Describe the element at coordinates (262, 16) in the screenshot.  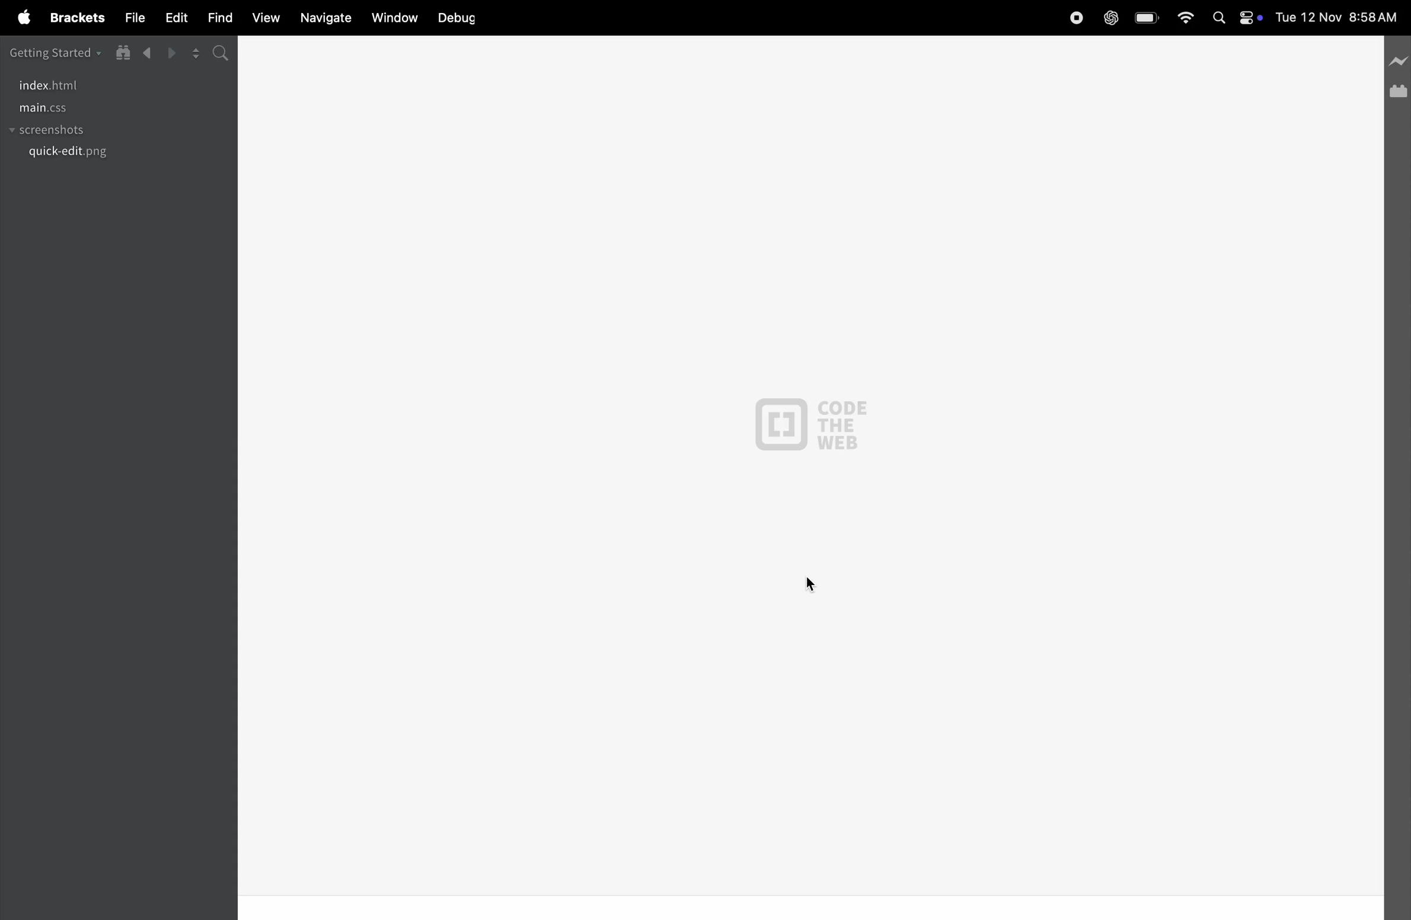
I see `view` at that location.